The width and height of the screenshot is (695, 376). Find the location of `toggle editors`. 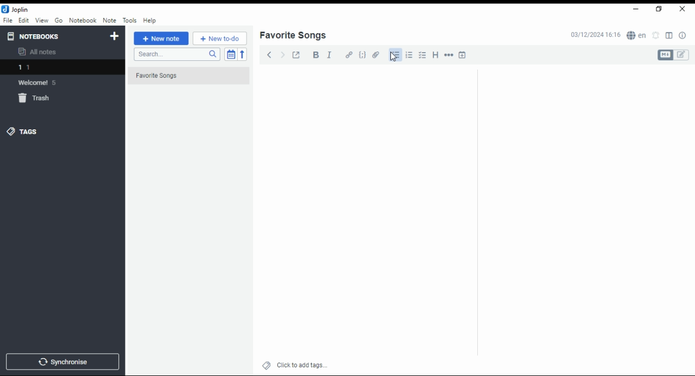

toggle editors is located at coordinates (673, 55).